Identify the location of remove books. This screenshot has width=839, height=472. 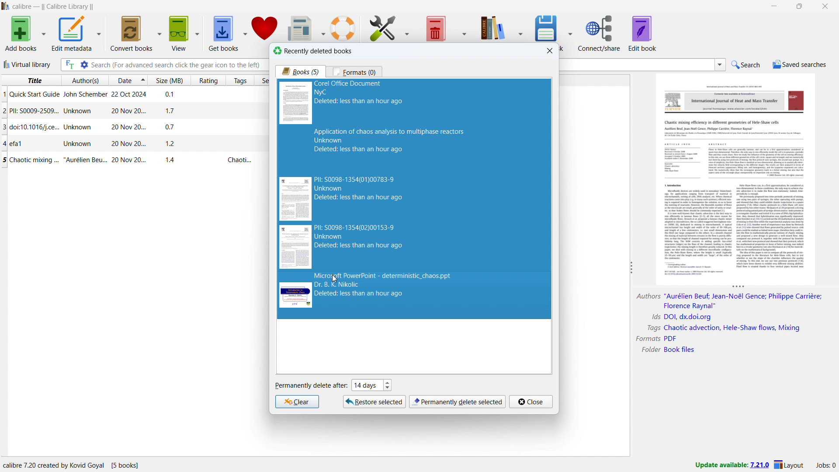
(435, 28).